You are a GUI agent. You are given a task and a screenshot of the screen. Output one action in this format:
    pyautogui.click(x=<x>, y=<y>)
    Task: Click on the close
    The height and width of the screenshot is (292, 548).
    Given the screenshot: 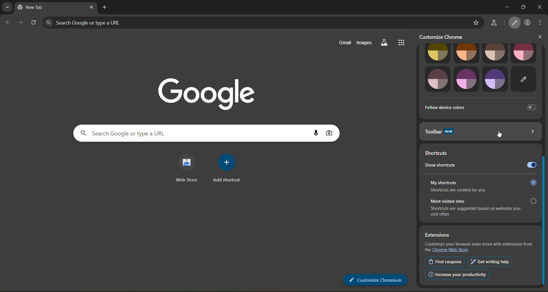 What is the action you would take?
    pyautogui.click(x=540, y=7)
    